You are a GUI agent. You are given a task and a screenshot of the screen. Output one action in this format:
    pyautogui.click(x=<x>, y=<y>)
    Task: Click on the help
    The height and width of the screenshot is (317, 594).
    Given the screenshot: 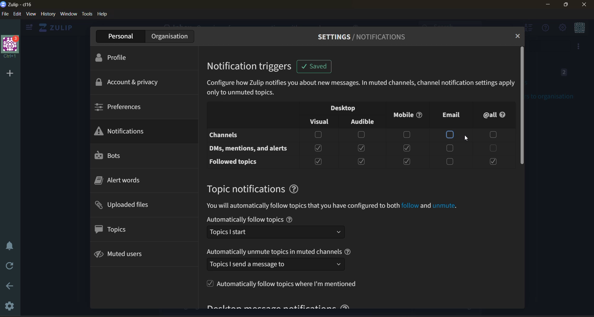 What is the action you would take?
    pyautogui.click(x=294, y=189)
    